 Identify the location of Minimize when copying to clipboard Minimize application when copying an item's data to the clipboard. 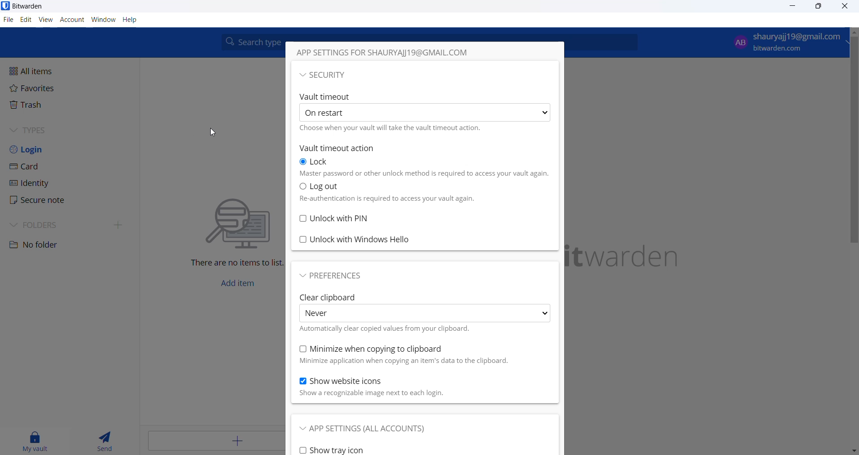
(402, 355).